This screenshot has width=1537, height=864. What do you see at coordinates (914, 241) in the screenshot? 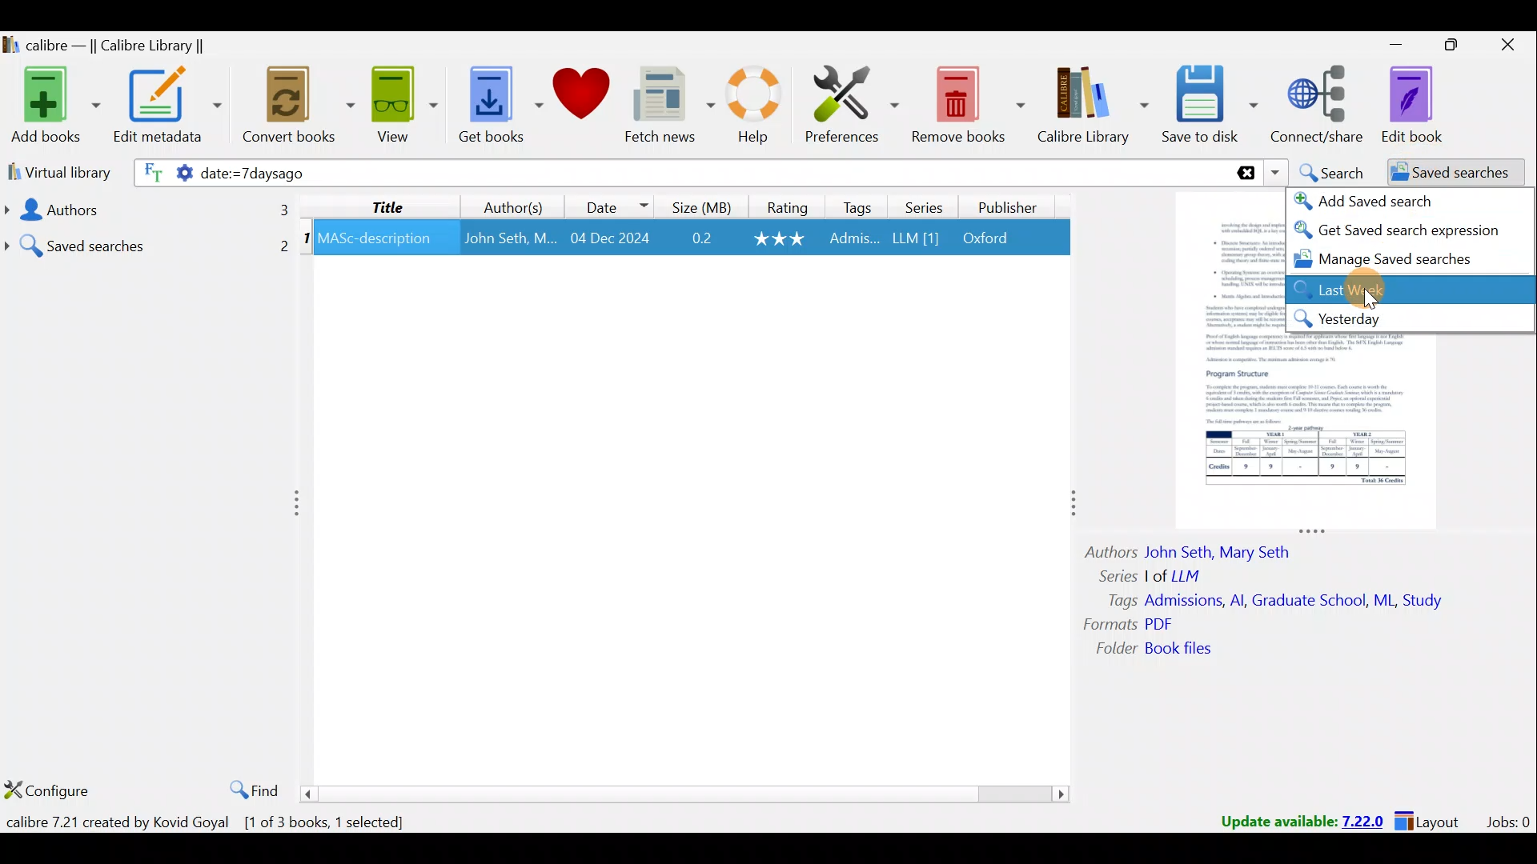
I see `LLM [1]` at bounding box center [914, 241].